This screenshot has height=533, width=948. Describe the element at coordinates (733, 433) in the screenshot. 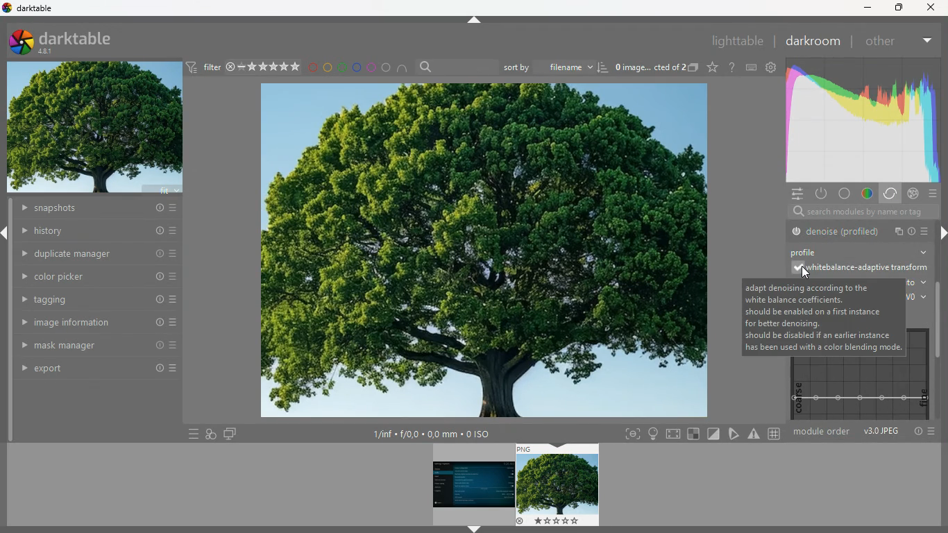

I see `tag` at that location.